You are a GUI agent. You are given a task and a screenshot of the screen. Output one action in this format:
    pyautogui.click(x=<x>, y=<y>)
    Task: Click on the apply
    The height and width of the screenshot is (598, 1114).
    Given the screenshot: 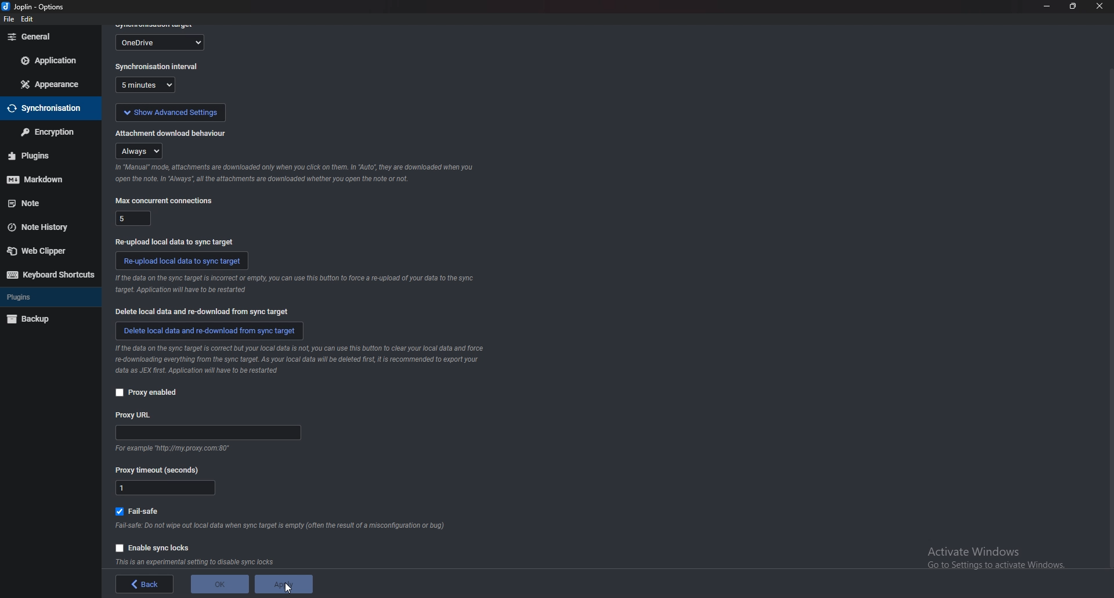 What is the action you would take?
    pyautogui.click(x=284, y=585)
    